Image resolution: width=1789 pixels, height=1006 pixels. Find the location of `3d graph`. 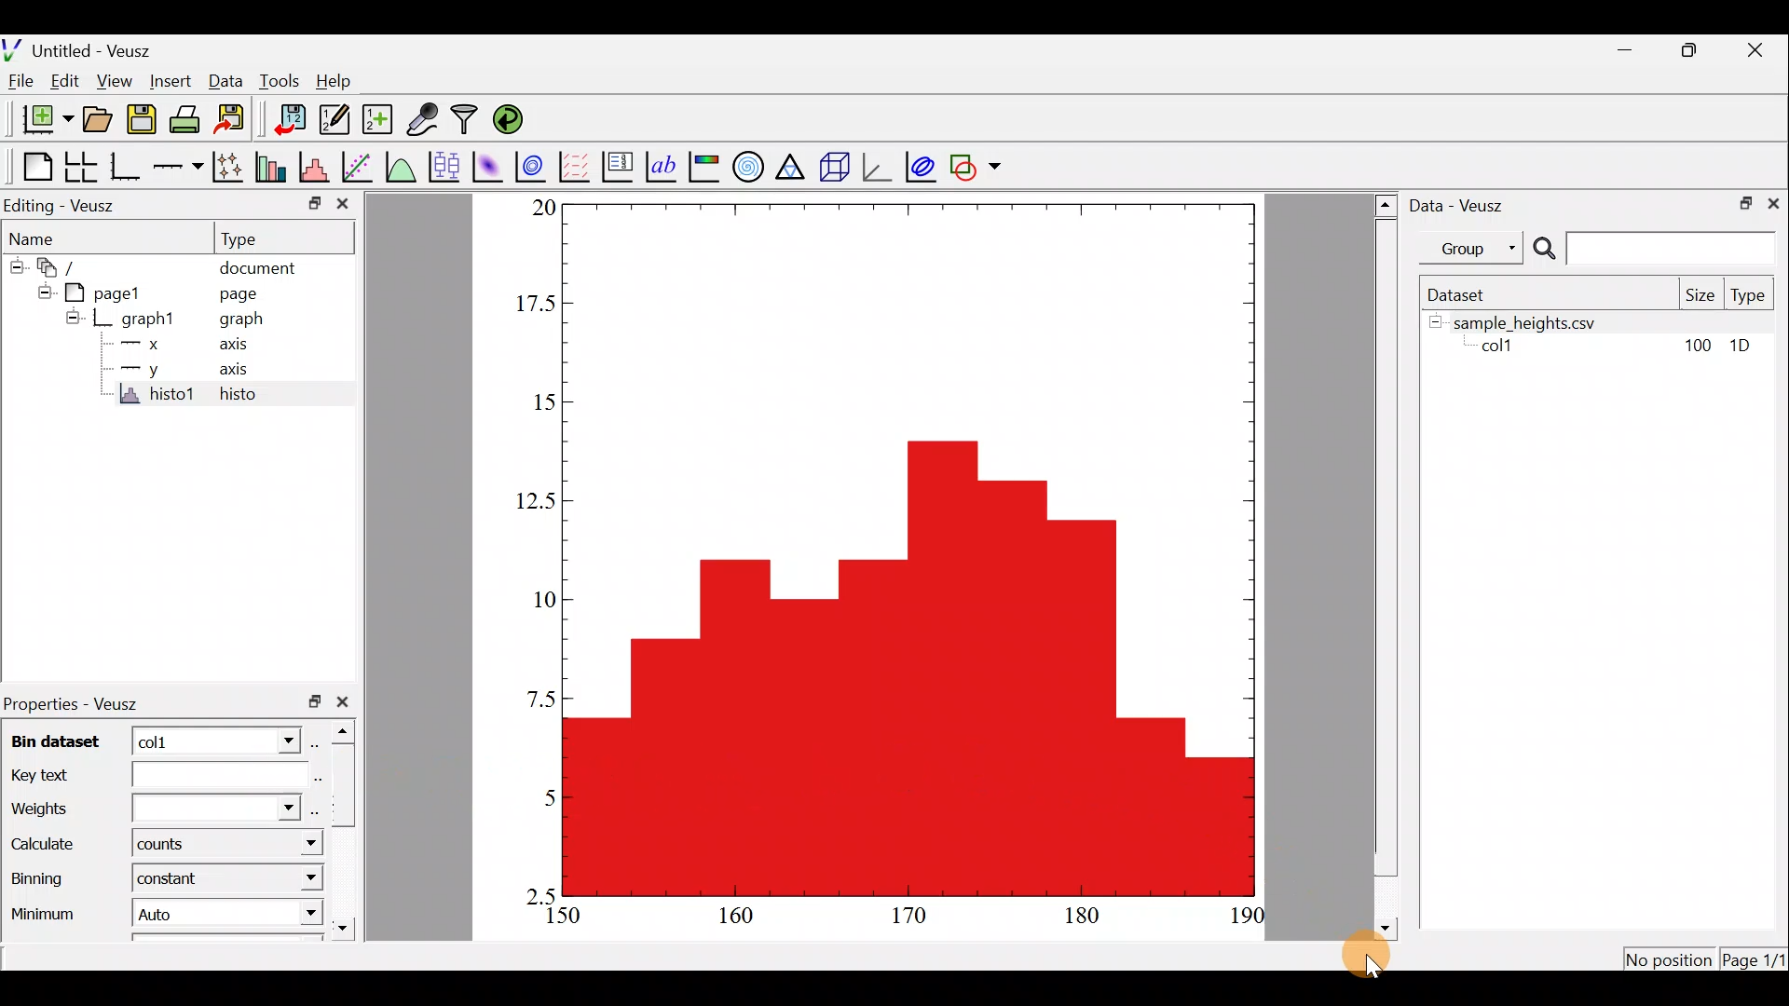

3d graph is located at coordinates (879, 167).